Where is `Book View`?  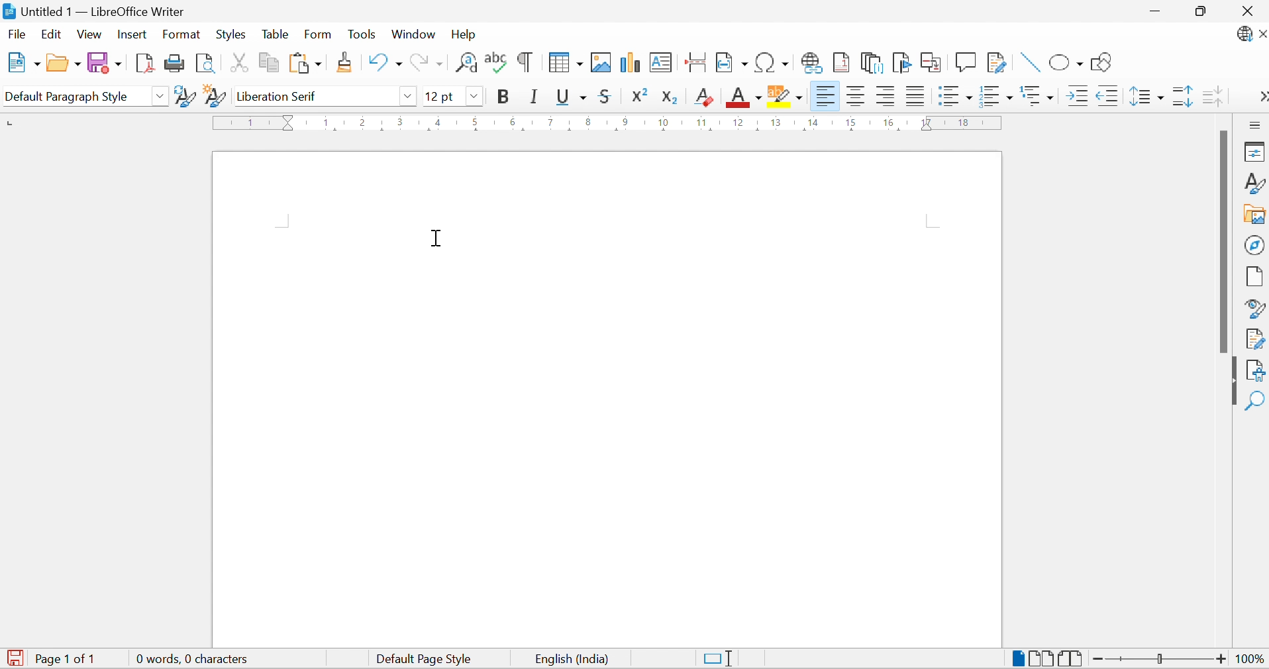
Book View is located at coordinates (1072, 658).